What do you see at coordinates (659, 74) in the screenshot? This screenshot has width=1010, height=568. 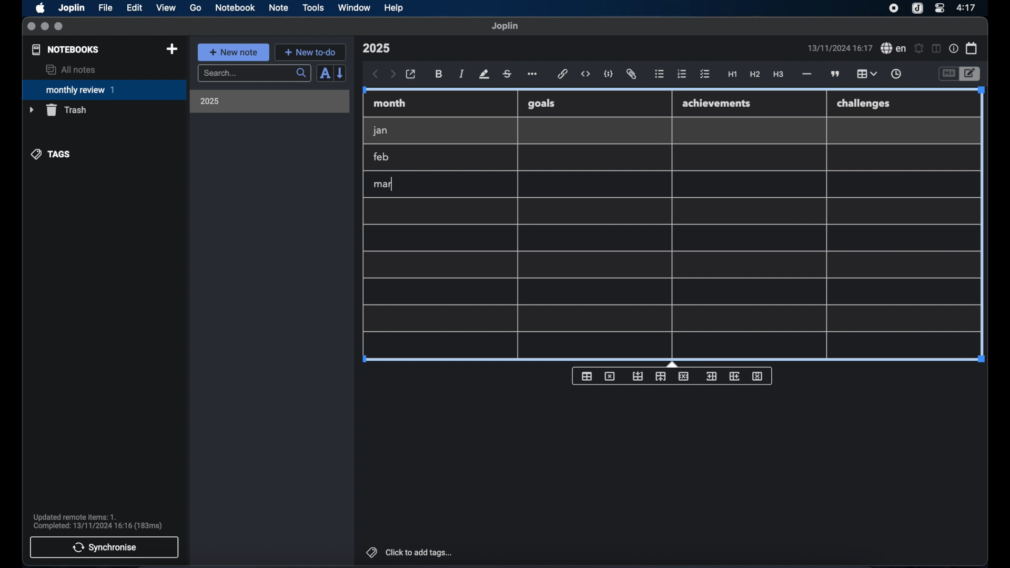 I see `bulleted list` at bounding box center [659, 74].